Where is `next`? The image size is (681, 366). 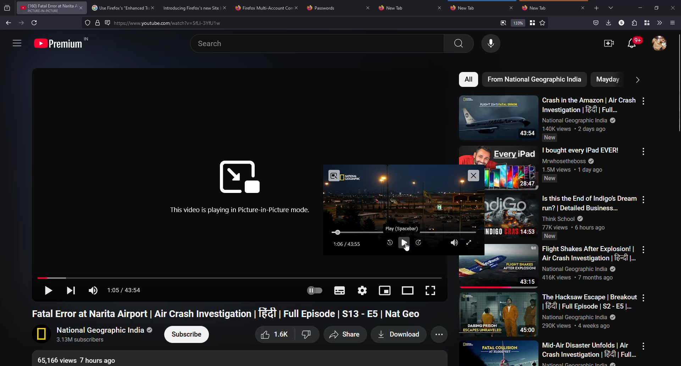 next is located at coordinates (419, 242).